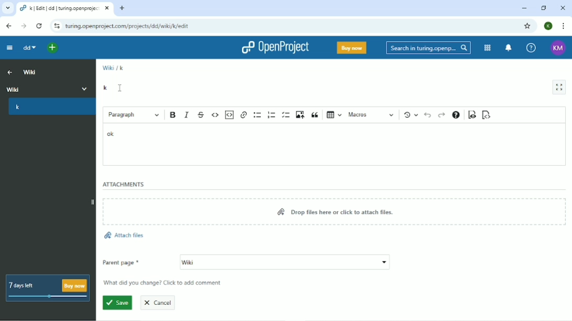  Describe the element at coordinates (40, 26) in the screenshot. I see `Reload this page` at that location.